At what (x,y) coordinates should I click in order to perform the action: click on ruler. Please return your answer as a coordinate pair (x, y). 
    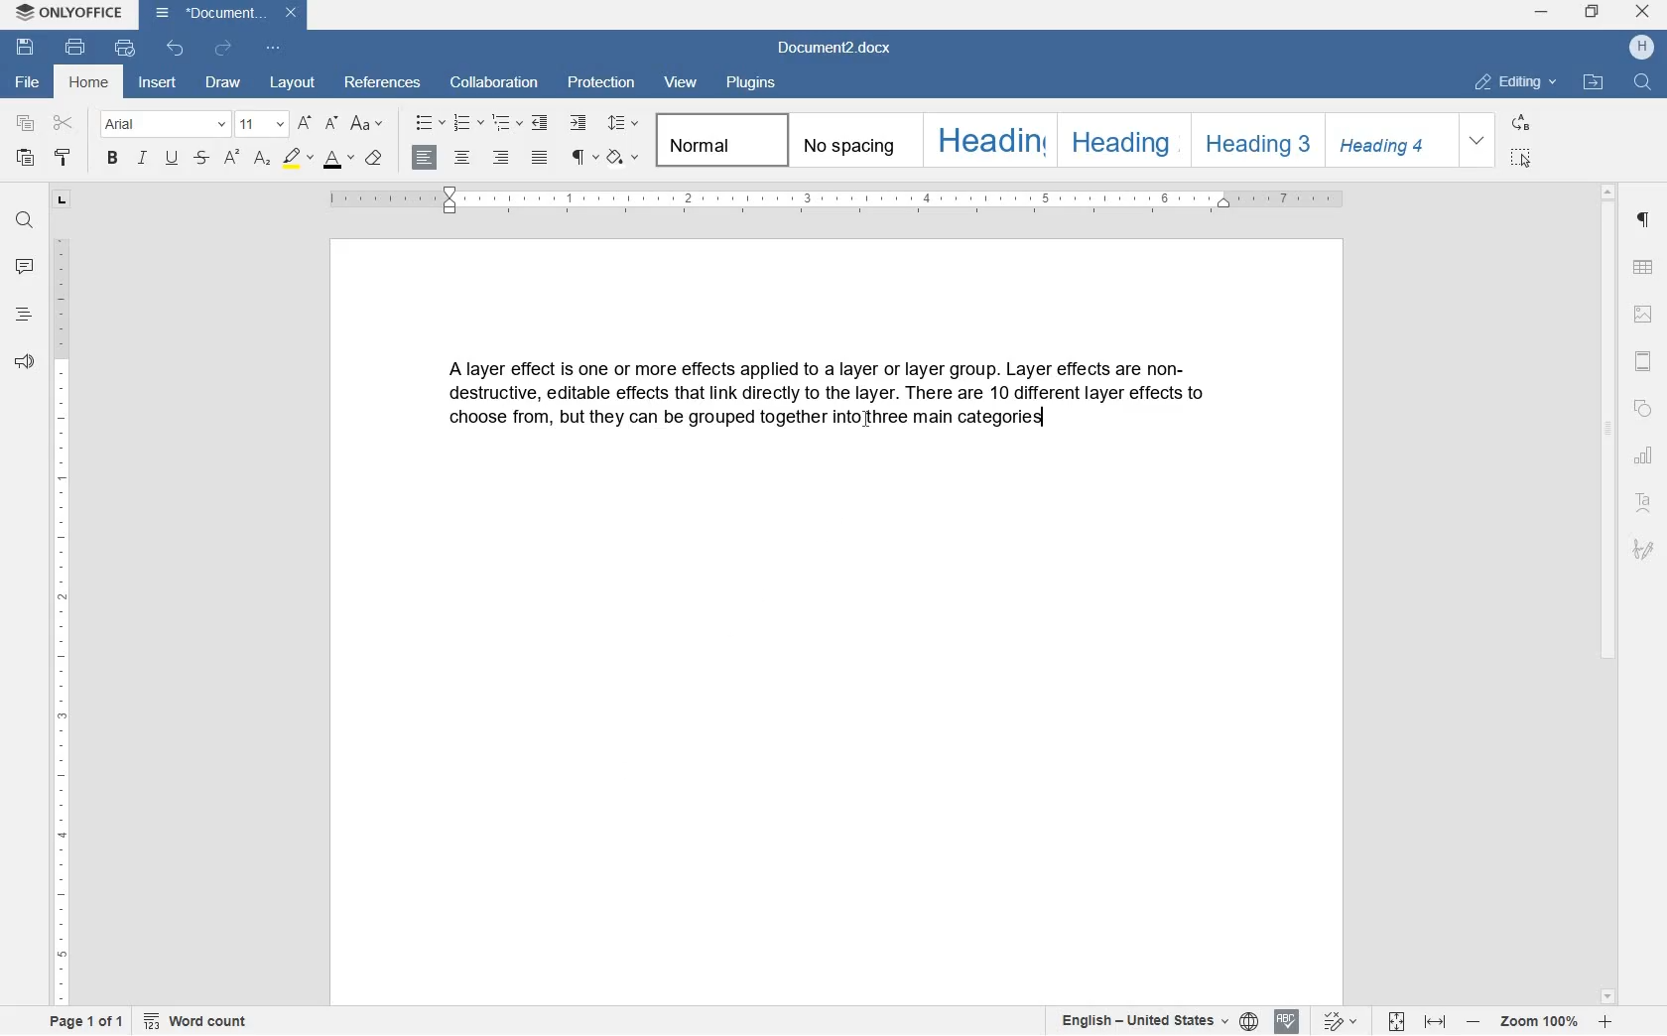
    Looking at the image, I should click on (843, 202).